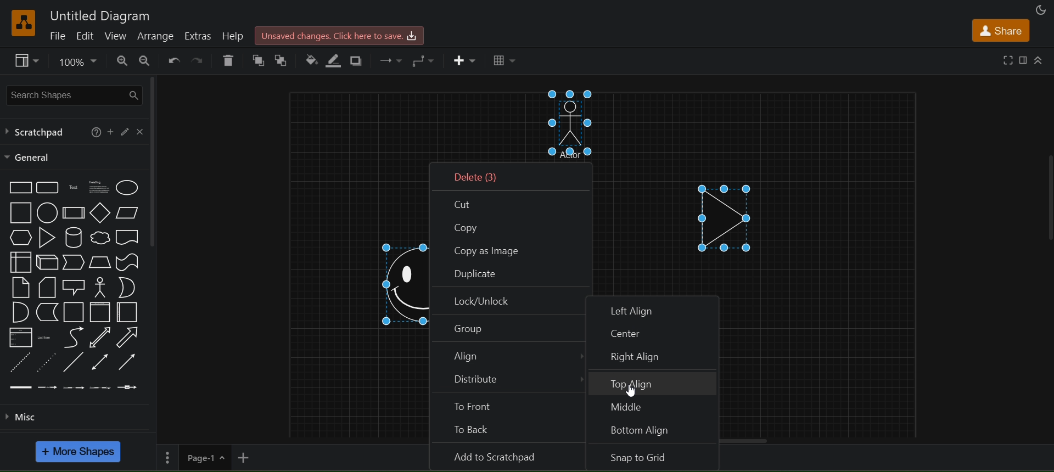 Image resolution: width=1054 pixels, height=472 pixels. What do you see at coordinates (656, 456) in the screenshot?
I see `snap to grid` at bounding box center [656, 456].